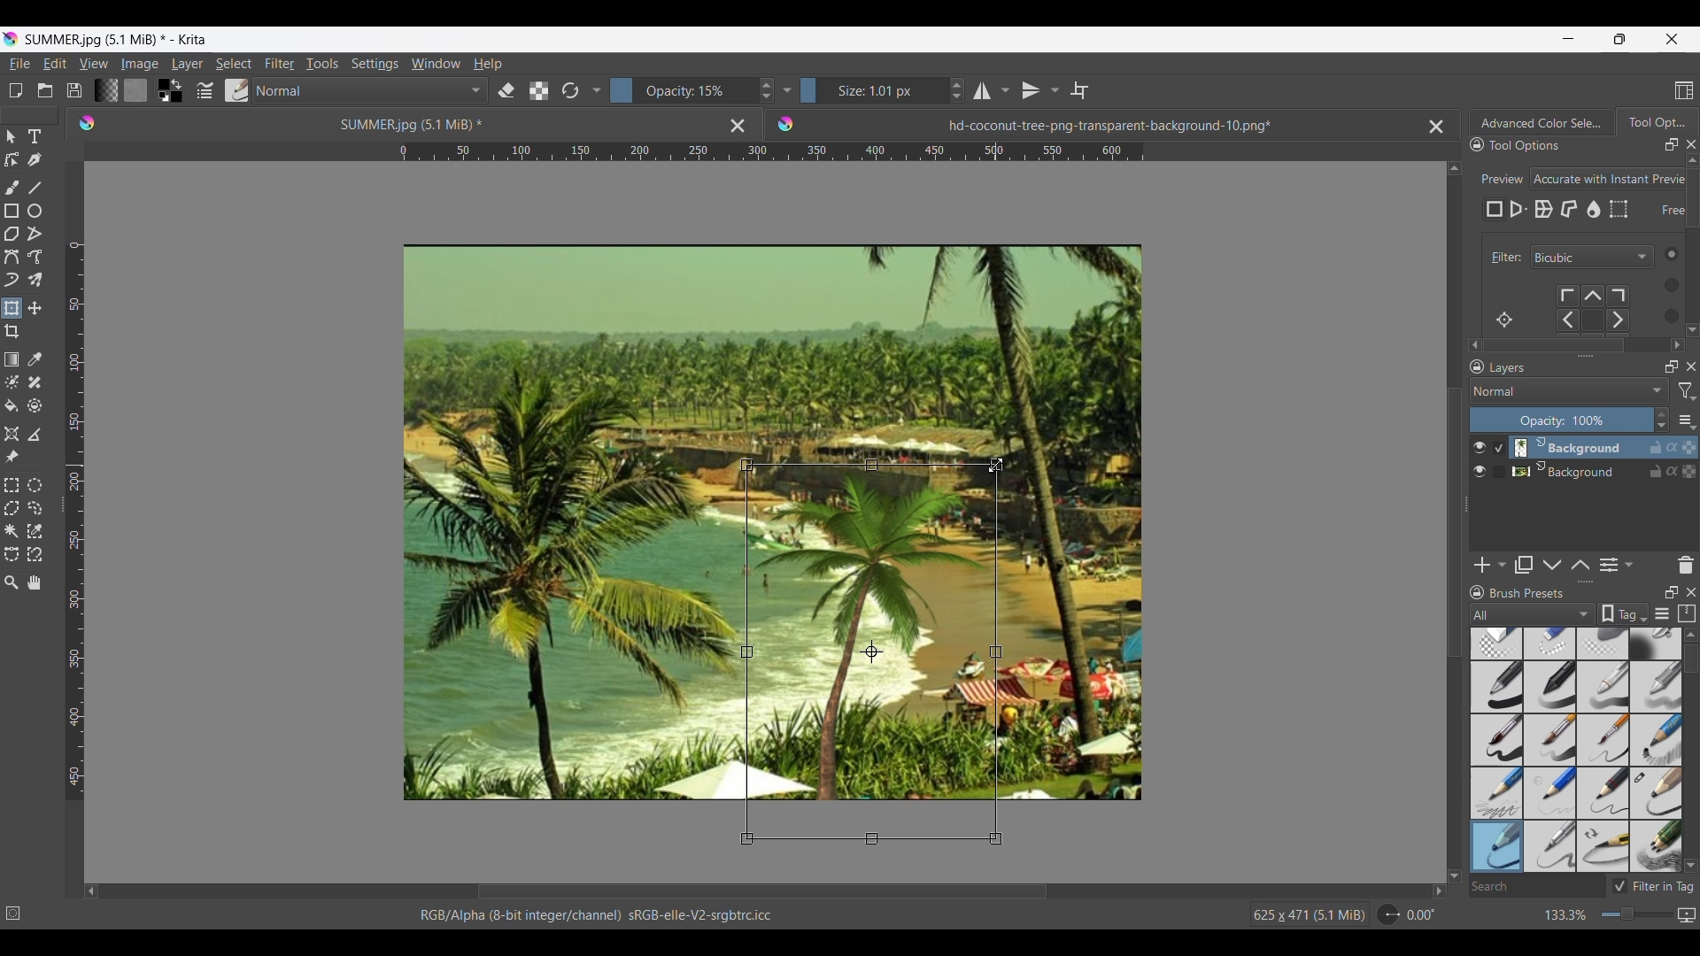 The image size is (1700, 956). What do you see at coordinates (1605, 643) in the screenshot?
I see `Eraser soft` at bounding box center [1605, 643].